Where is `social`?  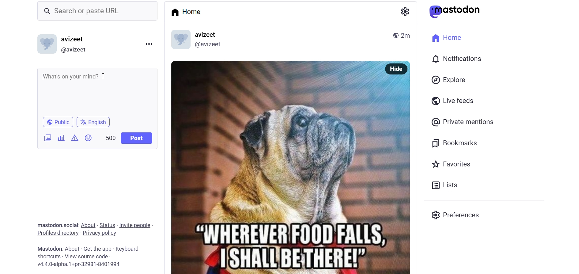 social is located at coordinates (71, 225).